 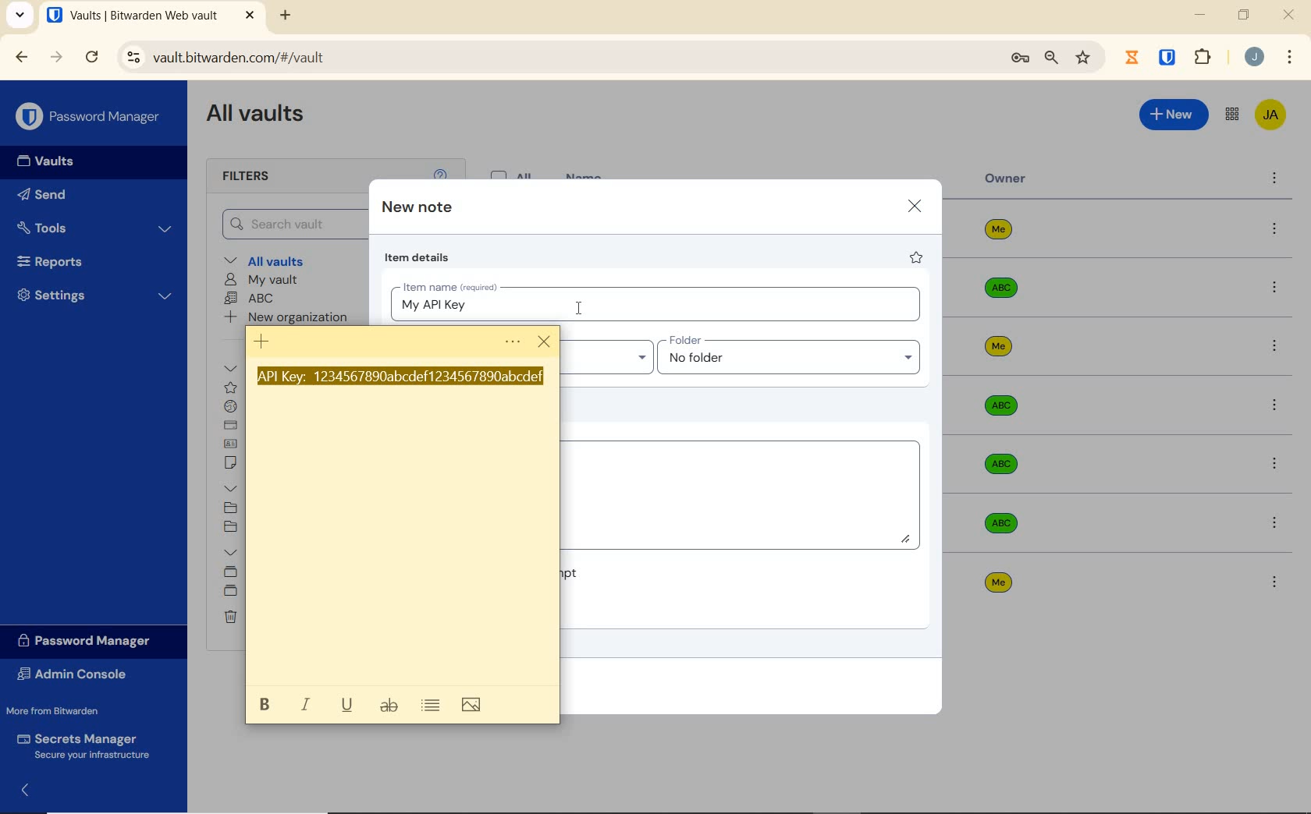 I want to click on more options, so click(x=1276, y=464).